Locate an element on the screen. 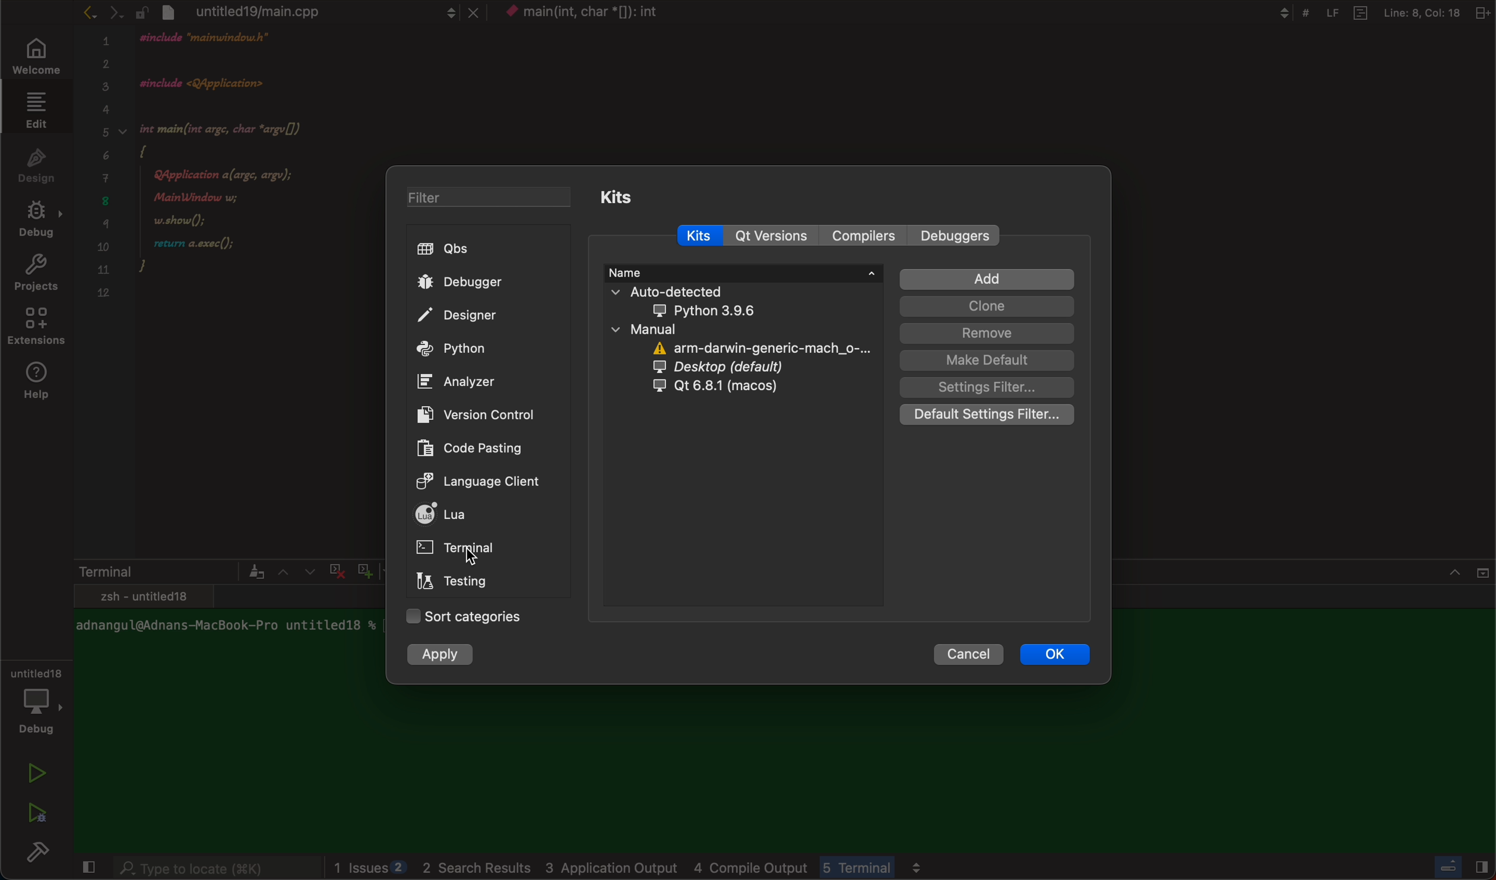 The image size is (1496, 880). file name is located at coordinates (603, 14).